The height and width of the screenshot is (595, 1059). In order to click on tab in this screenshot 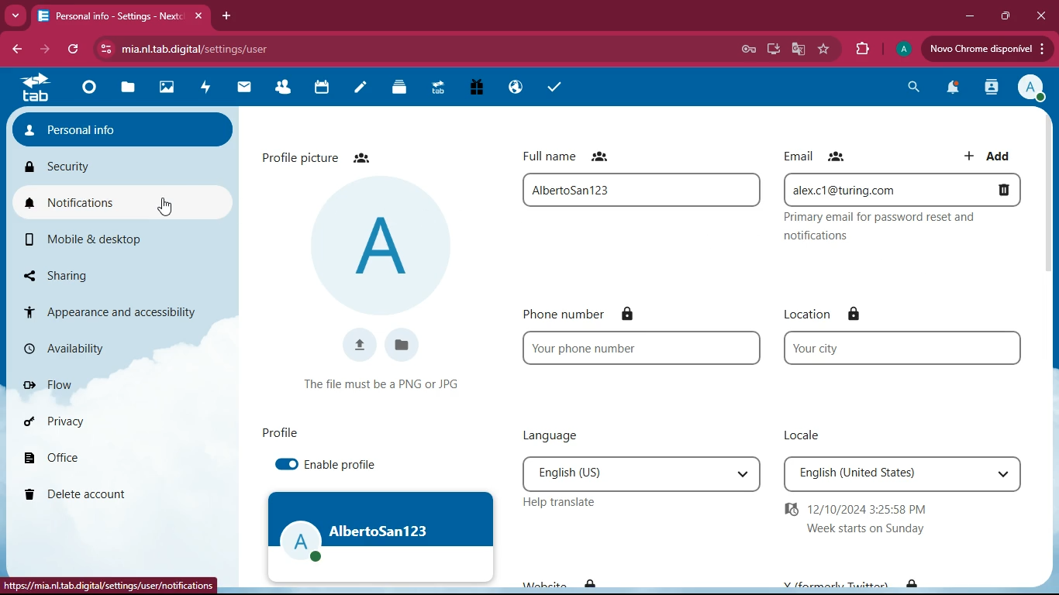, I will do `click(39, 91)`.